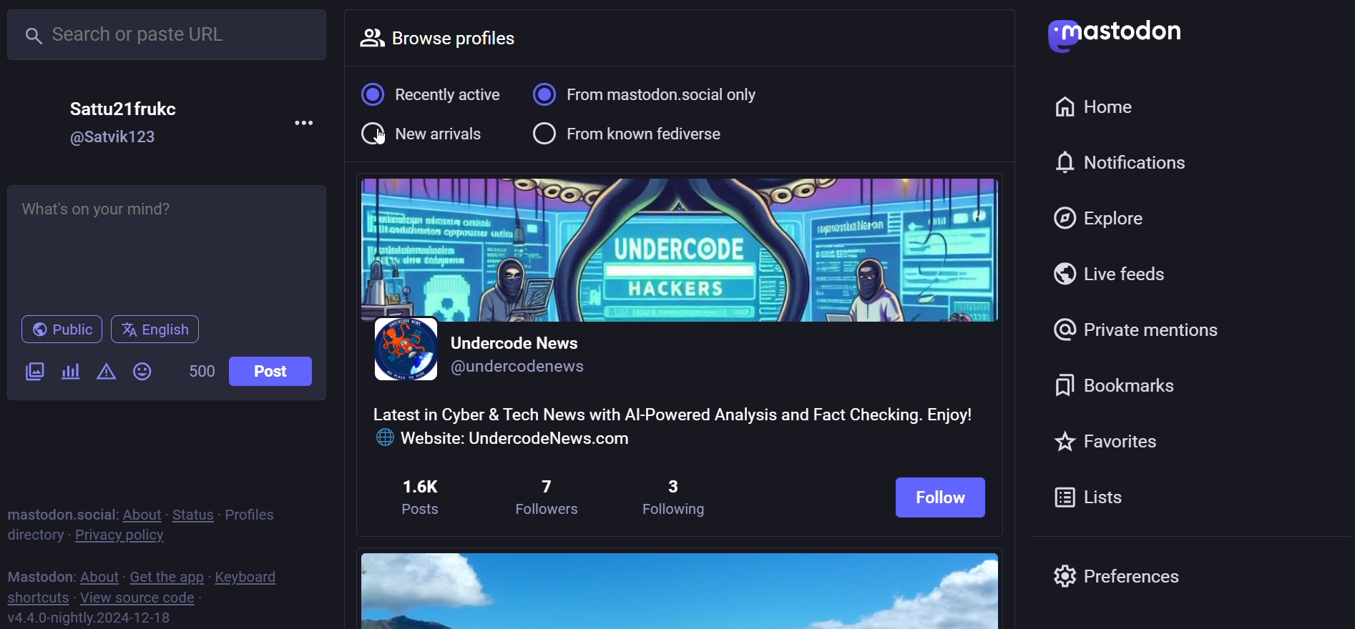 This screenshot has height=629, width=1355. Describe the element at coordinates (200, 372) in the screenshot. I see `500` at that location.